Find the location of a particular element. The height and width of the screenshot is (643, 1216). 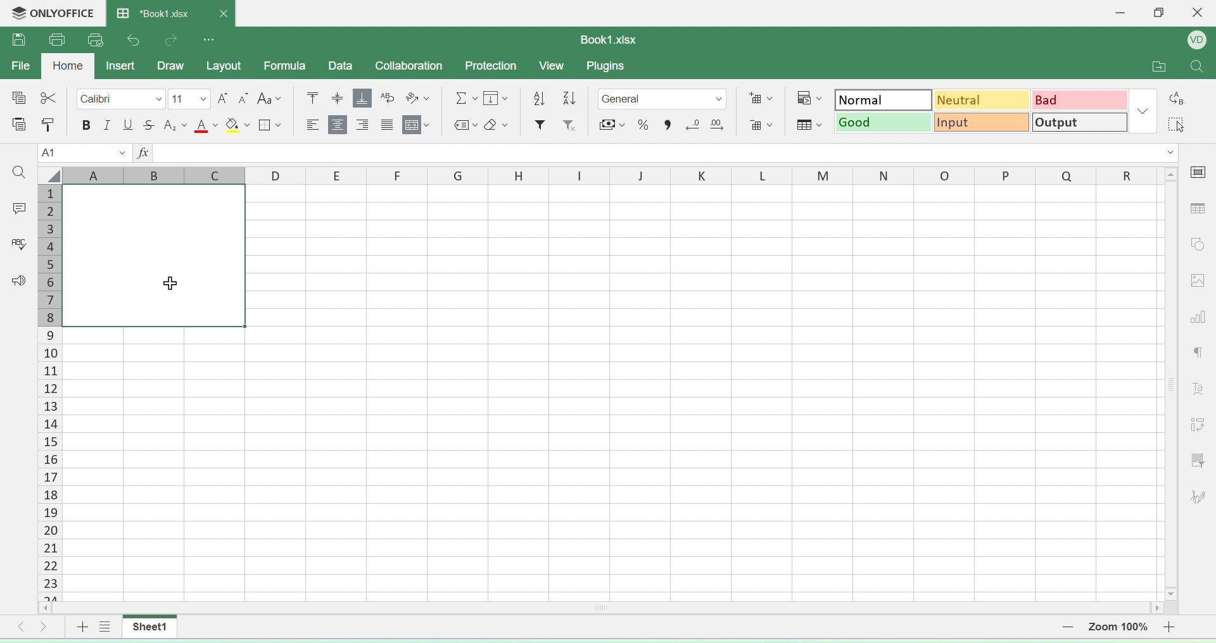

zoom out is located at coordinates (1065, 626).